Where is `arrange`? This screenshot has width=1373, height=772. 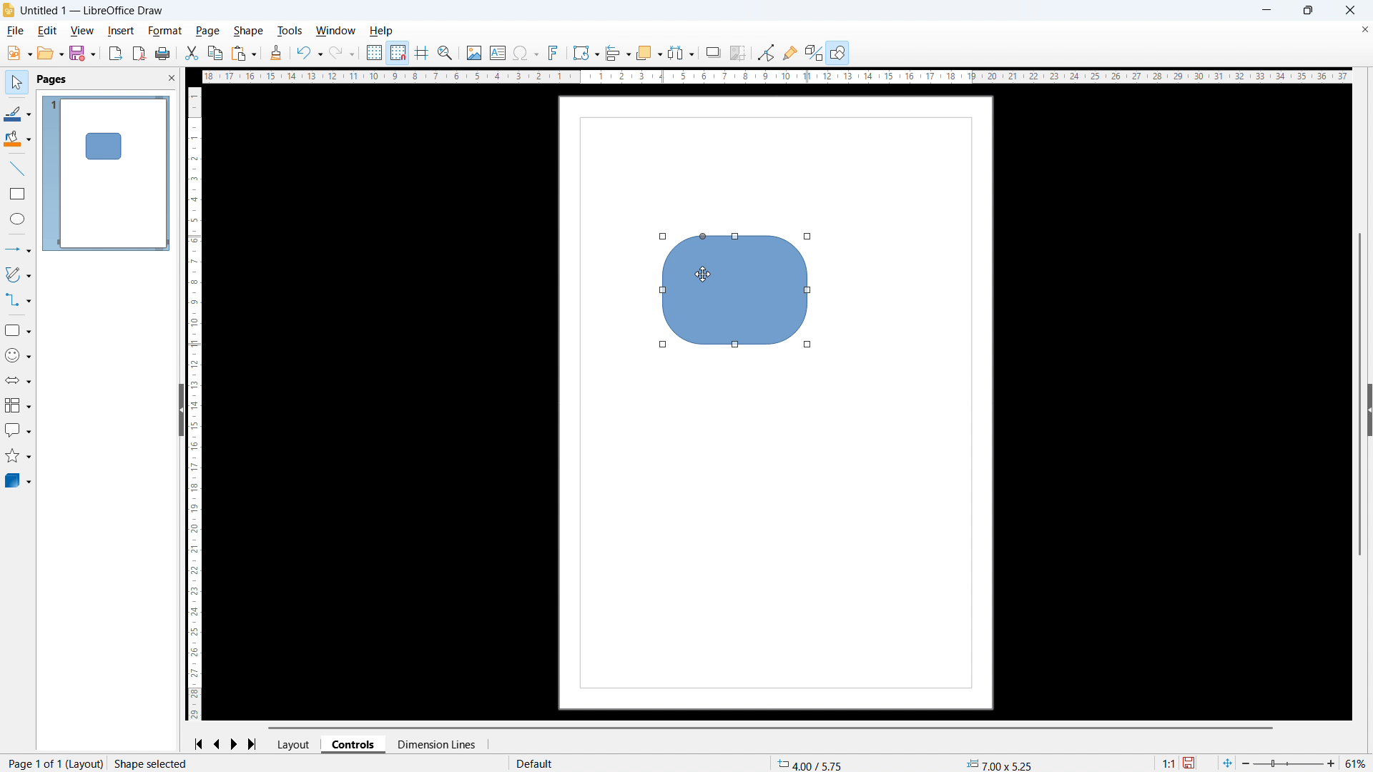 arrange is located at coordinates (648, 54).